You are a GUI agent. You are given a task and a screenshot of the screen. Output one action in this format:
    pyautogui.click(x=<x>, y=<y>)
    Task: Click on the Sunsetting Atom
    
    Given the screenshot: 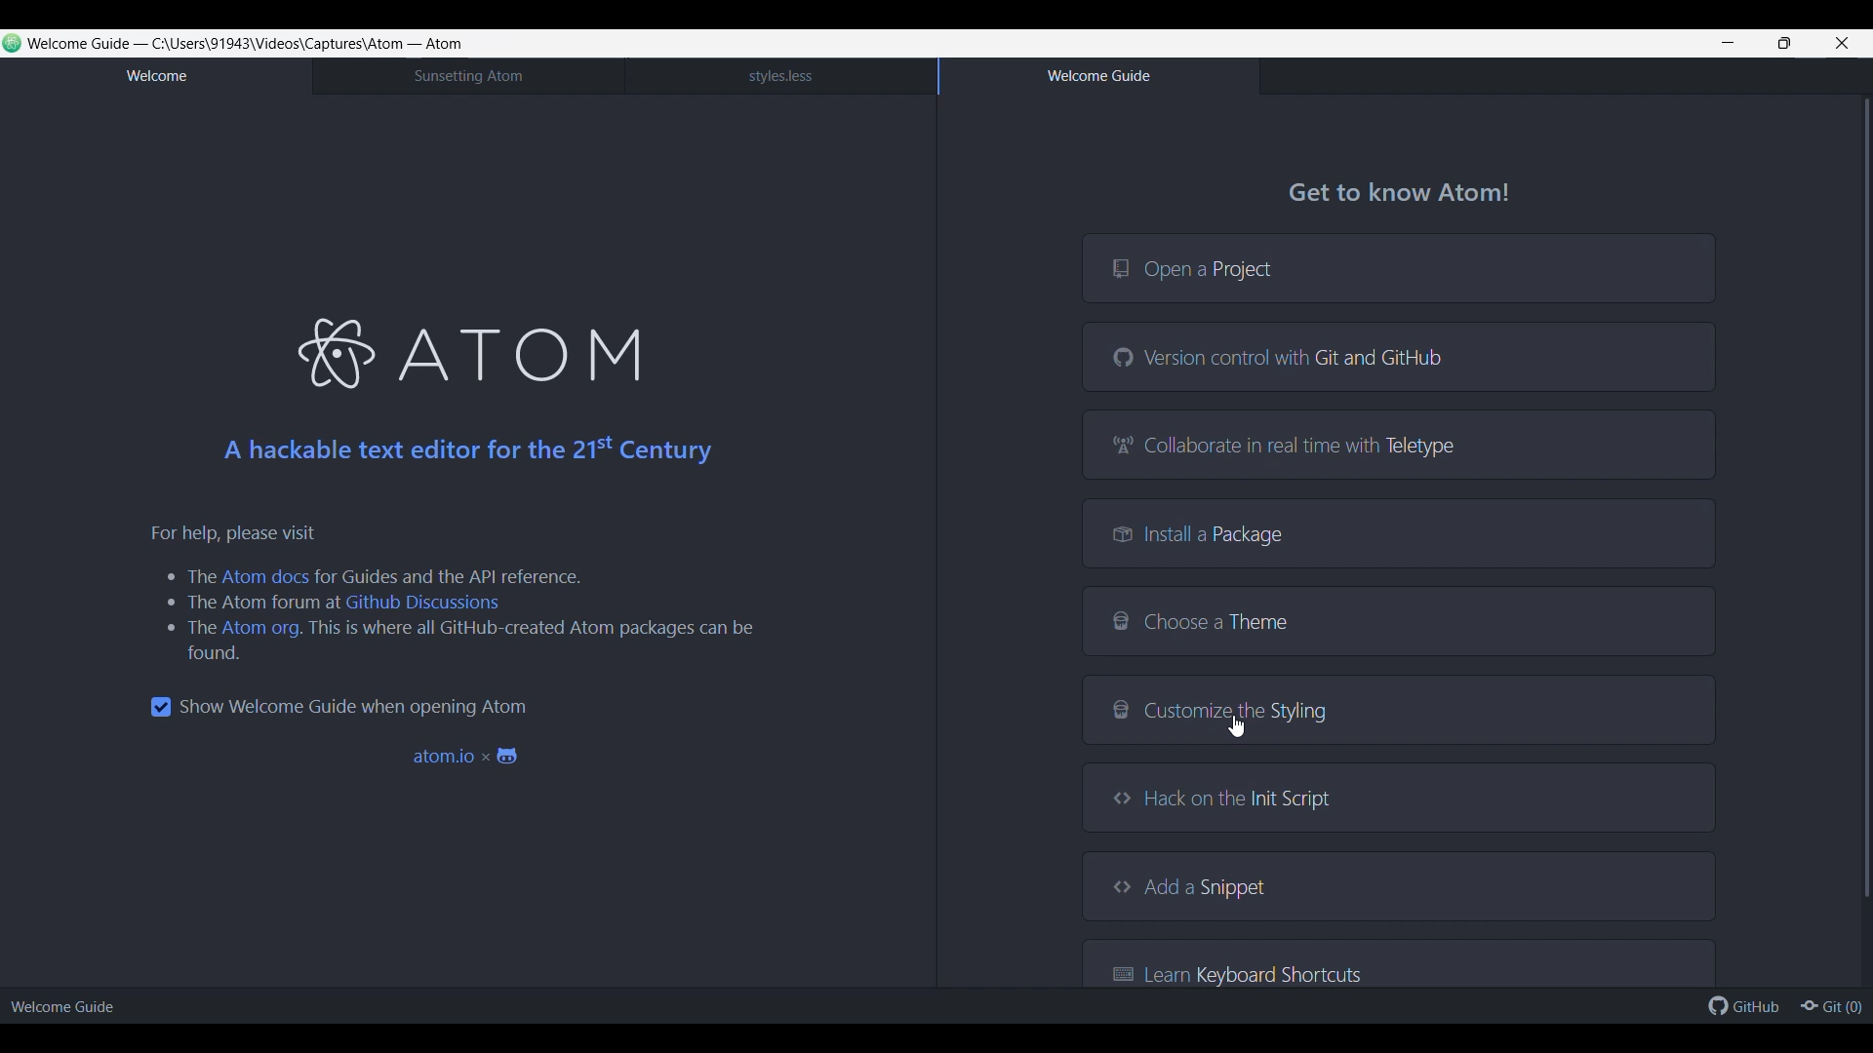 What is the action you would take?
    pyautogui.click(x=466, y=76)
    